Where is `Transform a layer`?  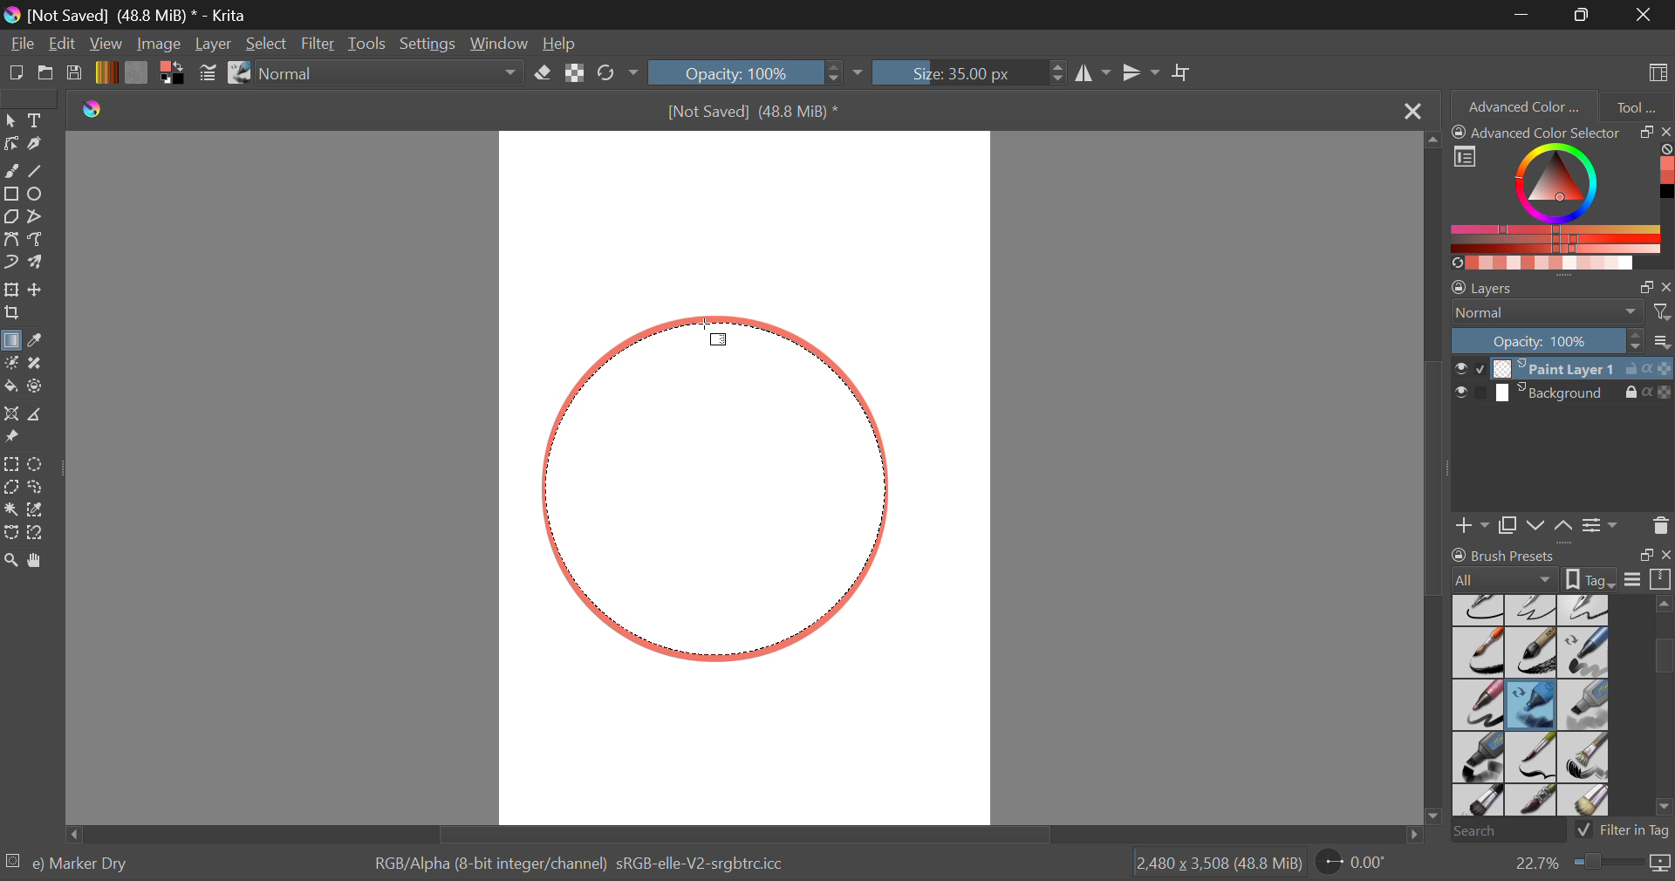
Transform a layer is located at coordinates (10, 290).